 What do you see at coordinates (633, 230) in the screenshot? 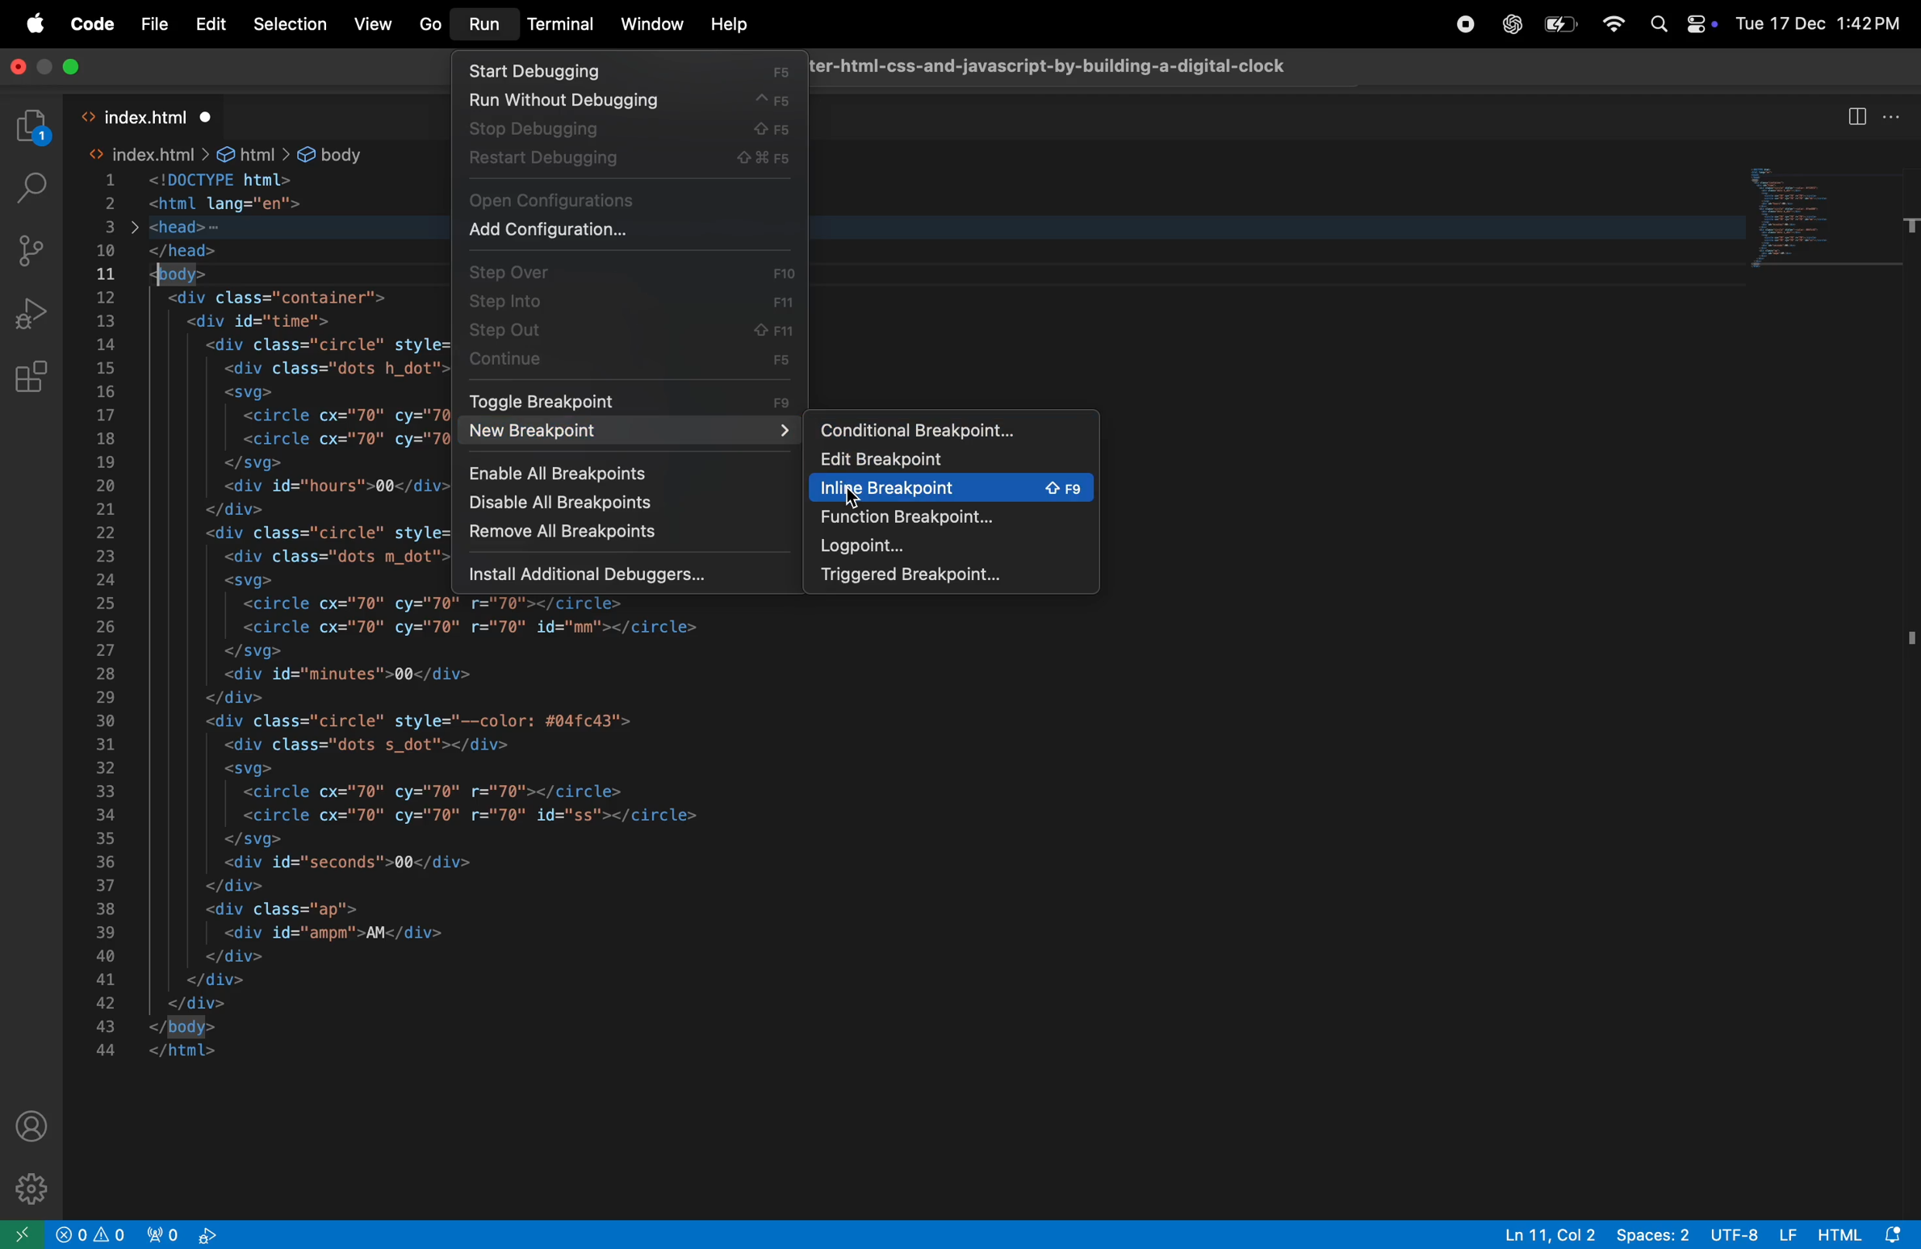
I see `add configuration` at bounding box center [633, 230].